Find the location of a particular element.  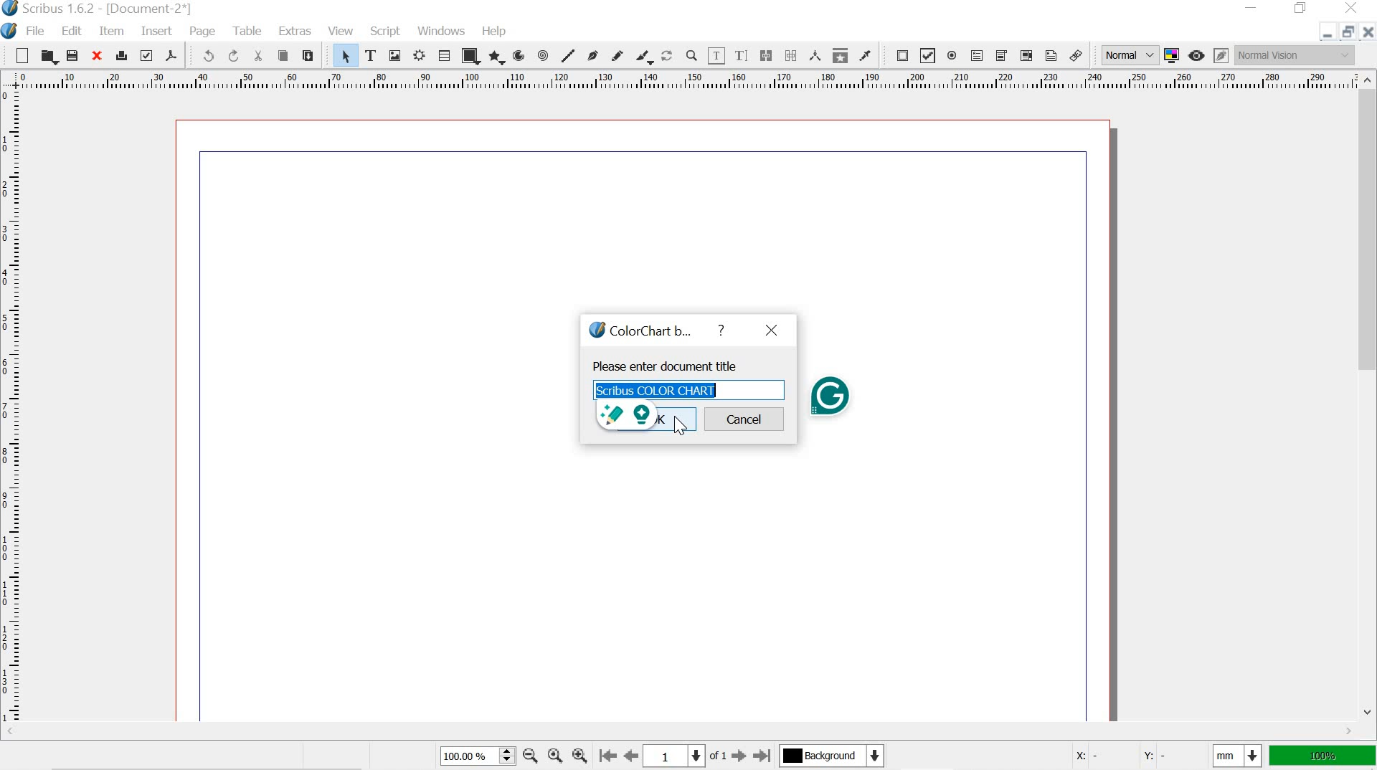

text annotation is located at coordinates (1051, 56).